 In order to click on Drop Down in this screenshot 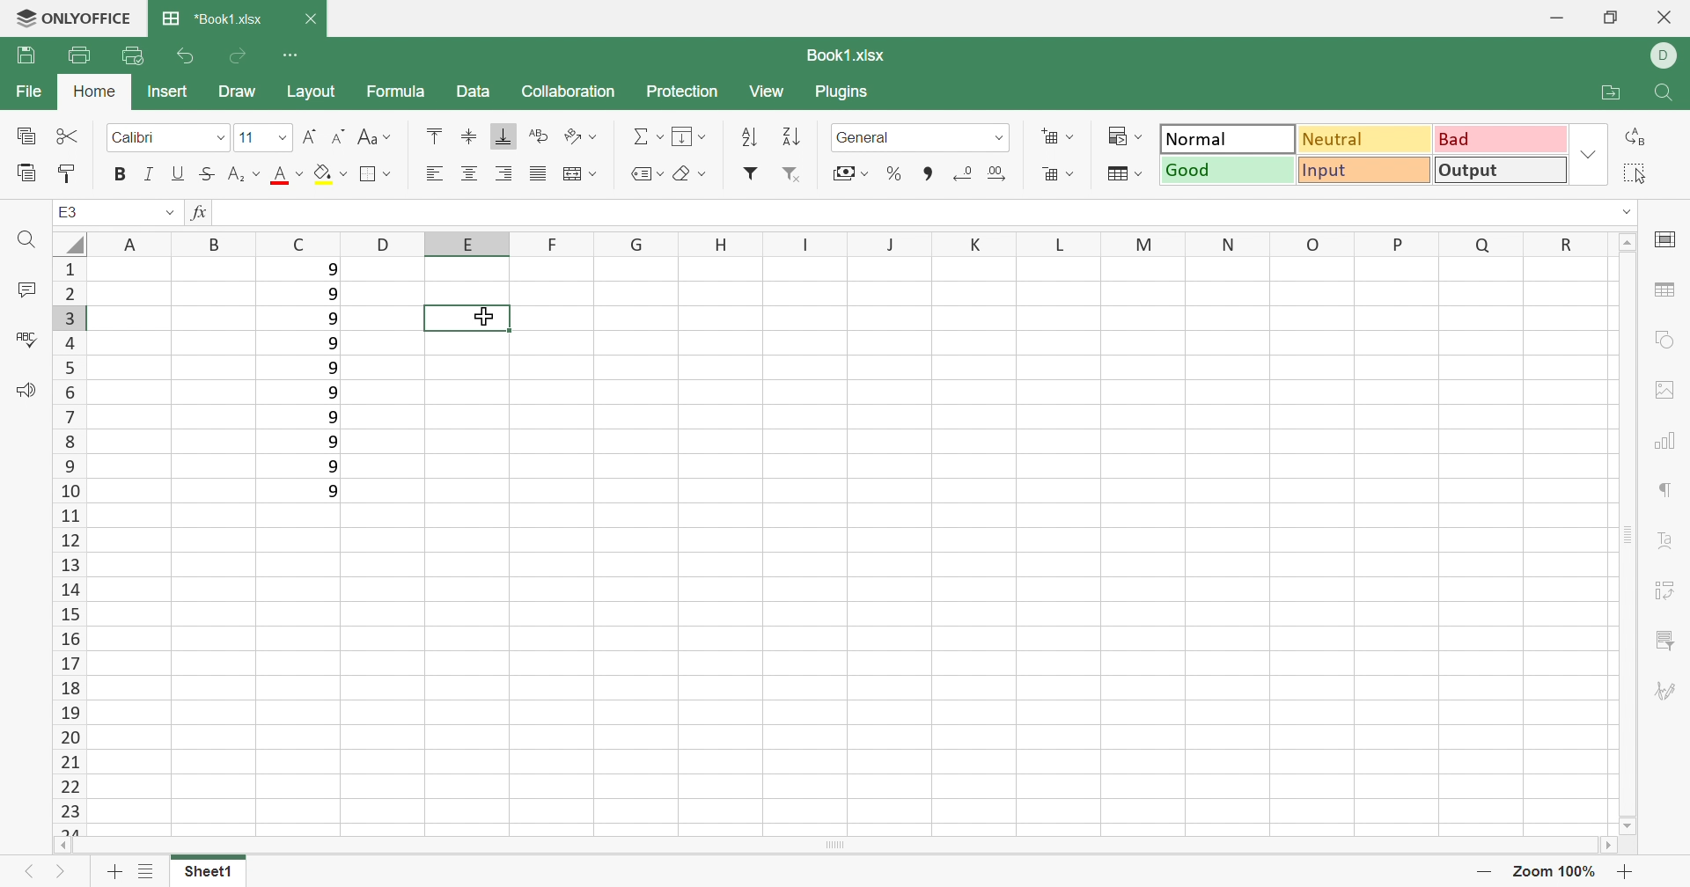, I will do `click(1625, 211)`.